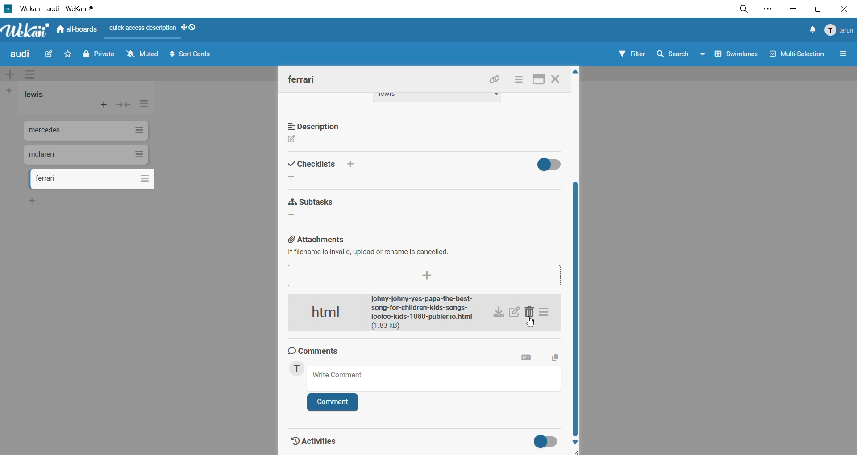 This screenshot has width=857, height=455. I want to click on list actions, so click(142, 106).